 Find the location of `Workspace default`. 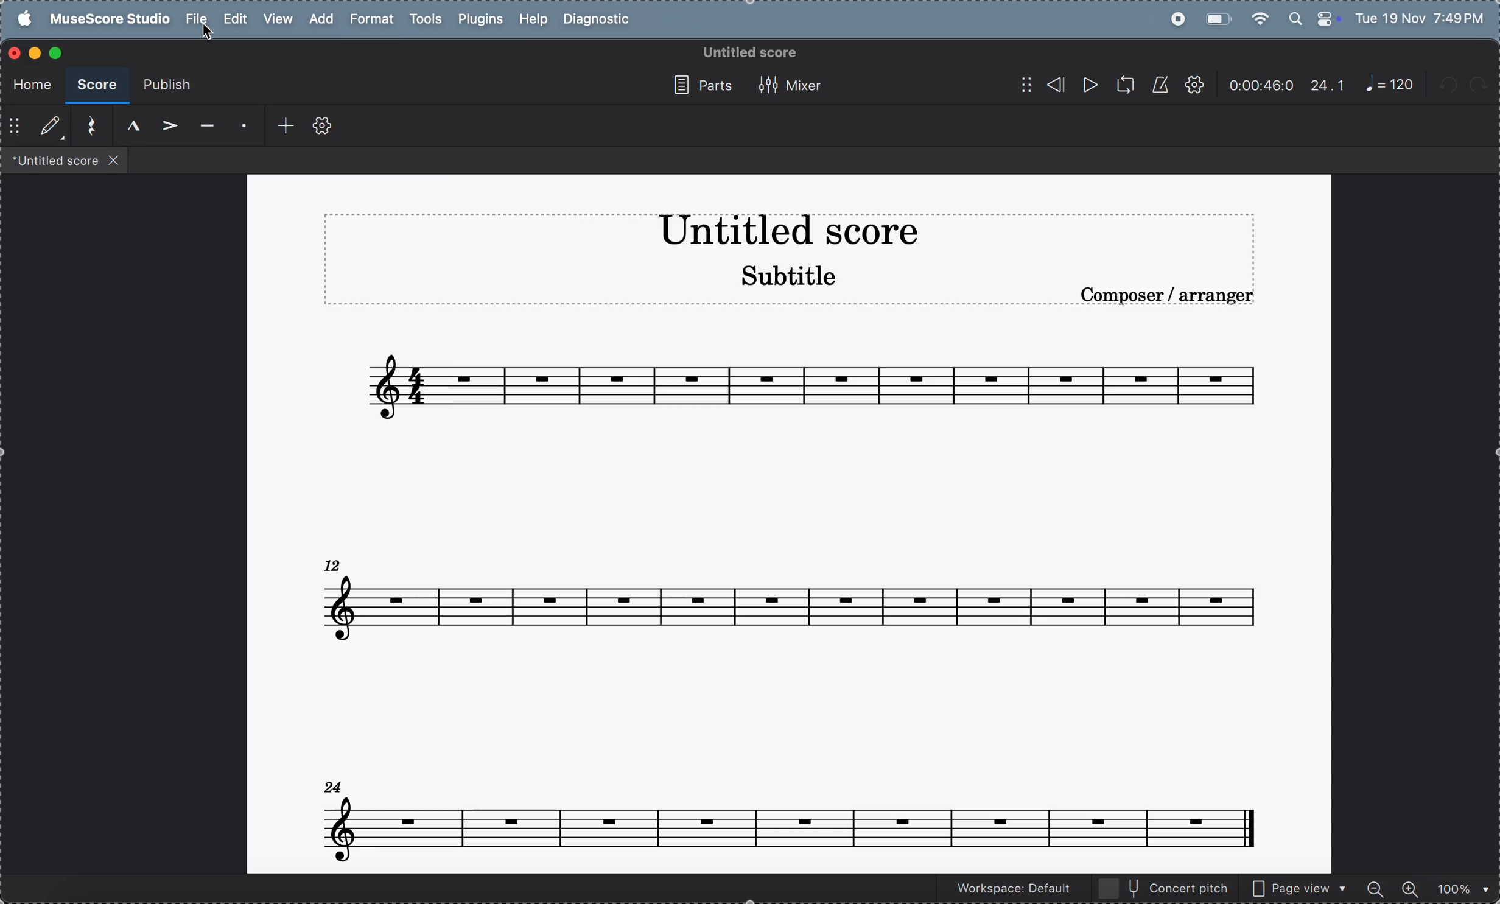

Workspace default is located at coordinates (1012, 889).